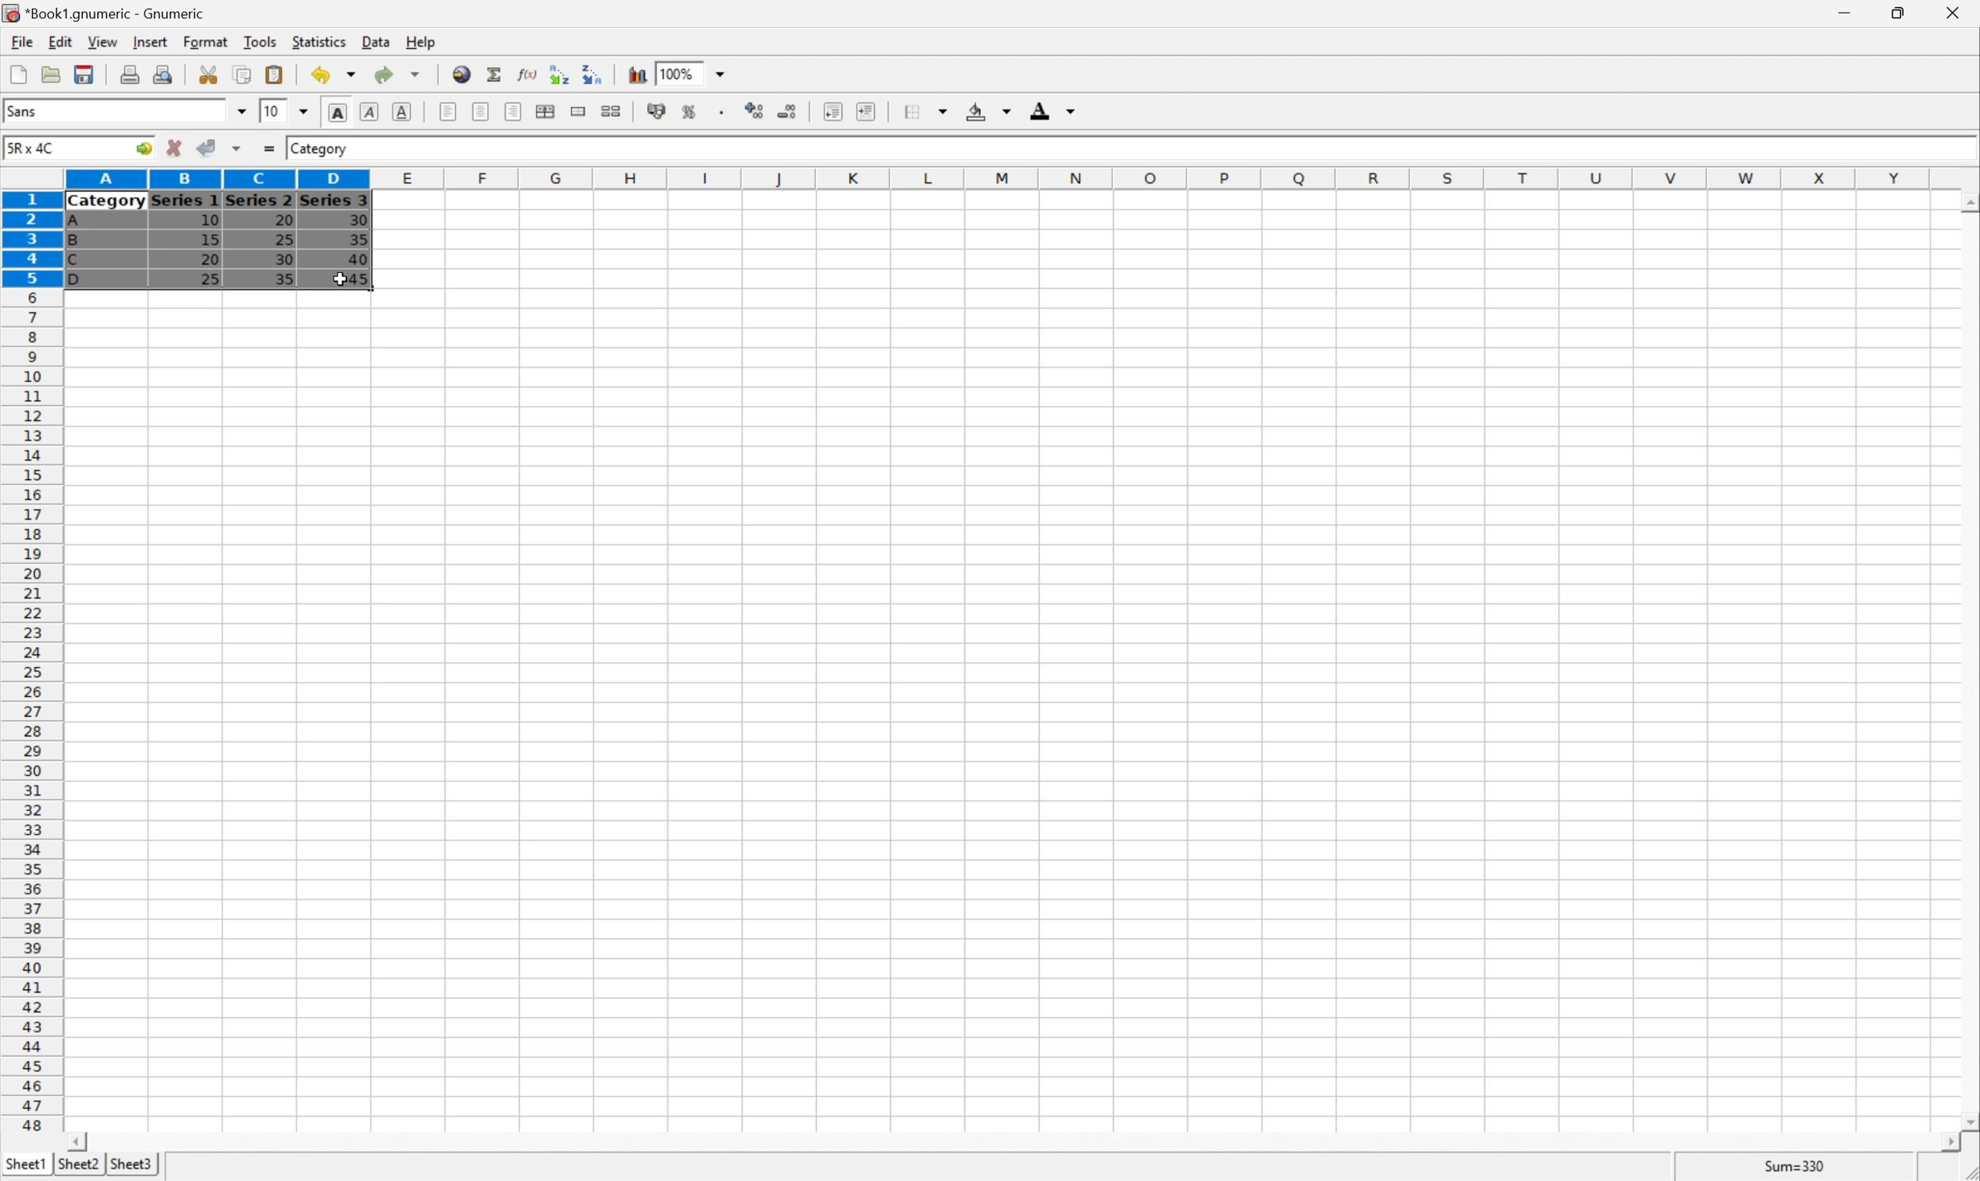 The image size is (1980, 1181). Describe the element at coordinates (130, 76) in the screenshot. I see `Print current file` at that location.